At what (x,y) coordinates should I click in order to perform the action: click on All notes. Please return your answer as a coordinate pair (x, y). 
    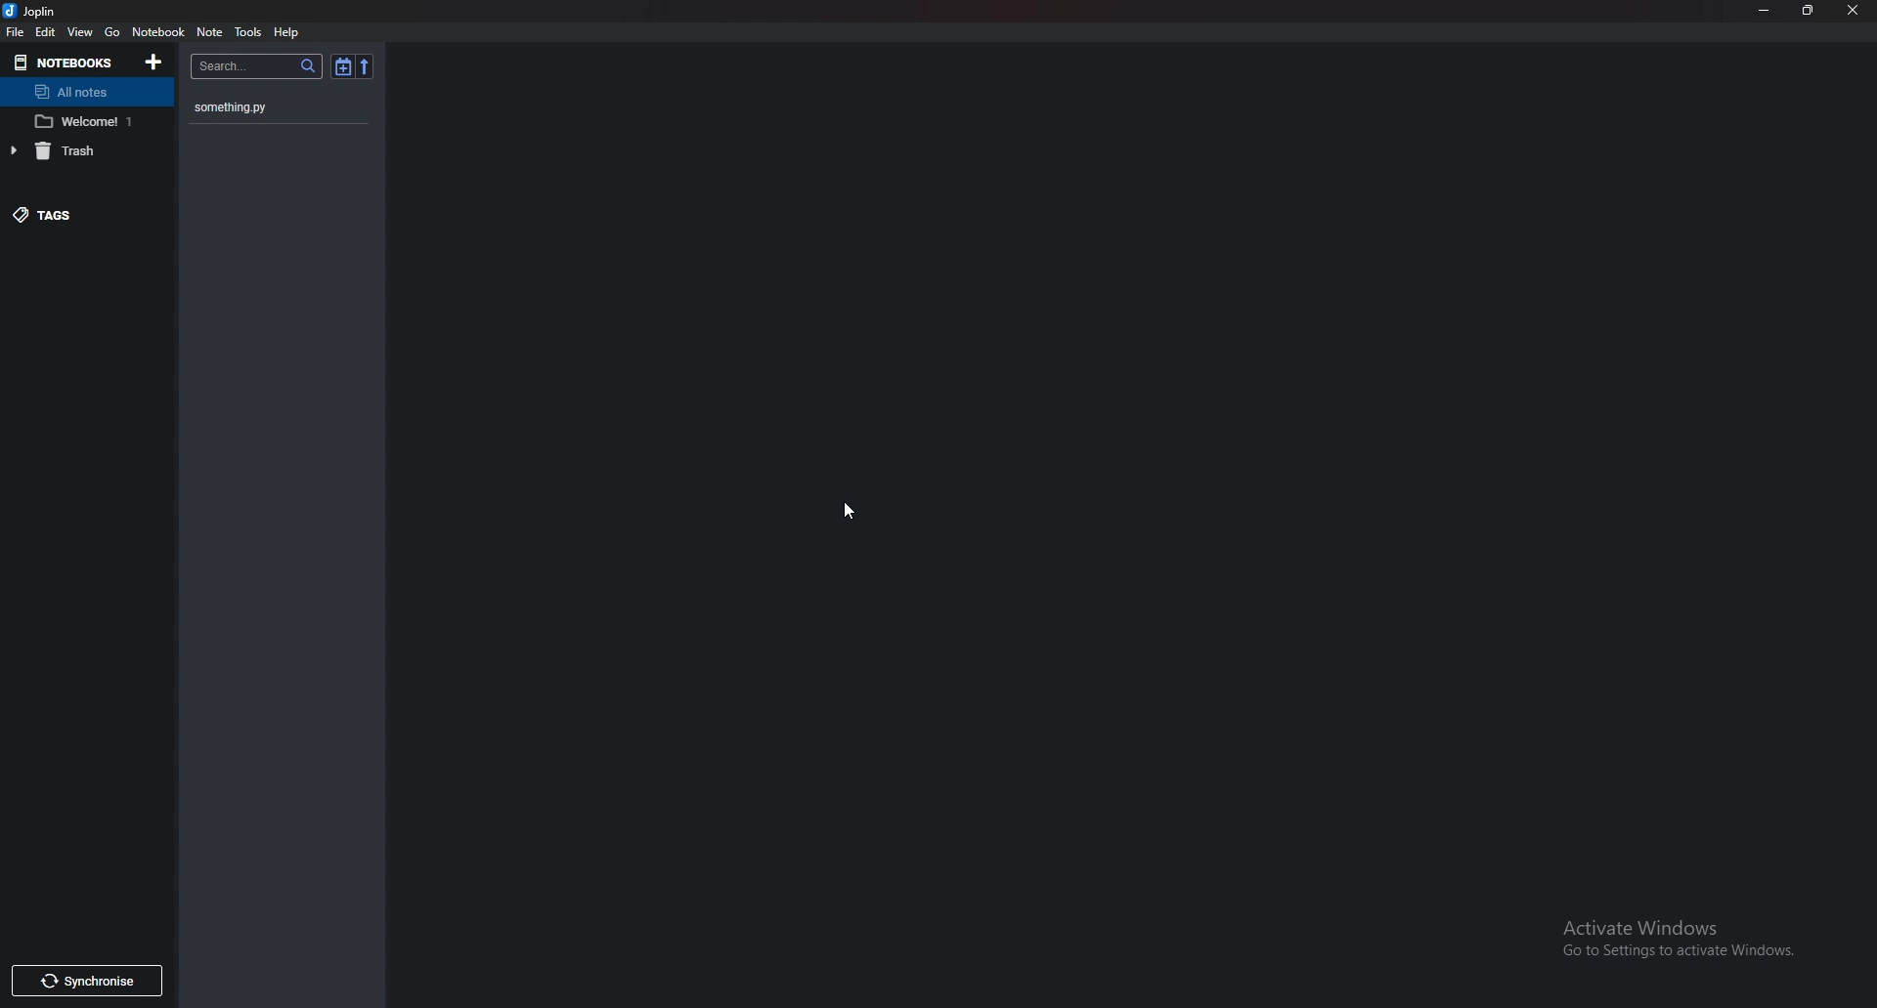
    Looking at the image, I should click on (85, 92).